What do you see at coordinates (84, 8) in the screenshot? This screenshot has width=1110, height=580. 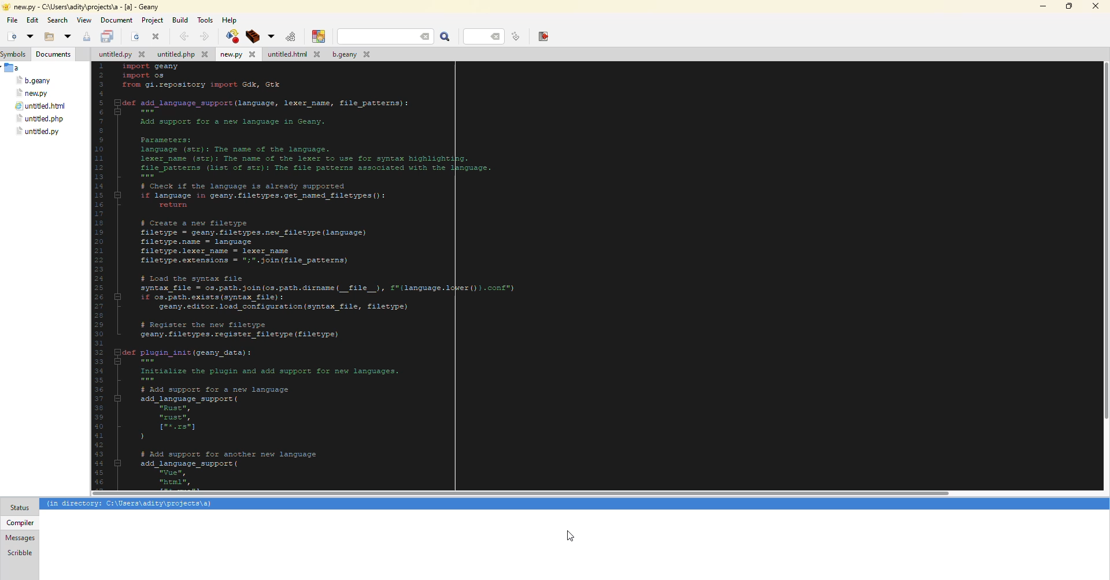 I see `geany` at bounding box center [84, 8].